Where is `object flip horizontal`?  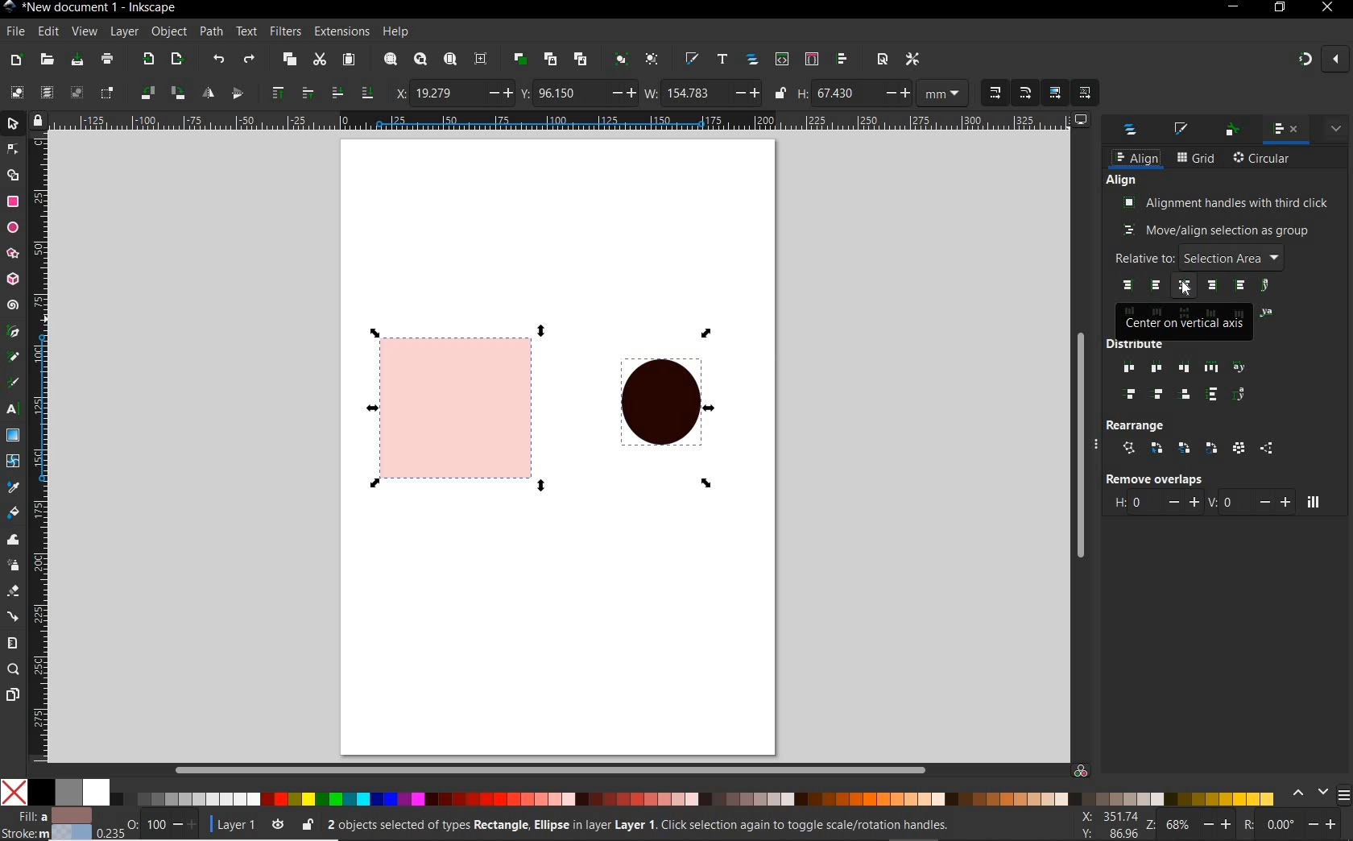 object flip horizontal is located at coordinates (209, 93).